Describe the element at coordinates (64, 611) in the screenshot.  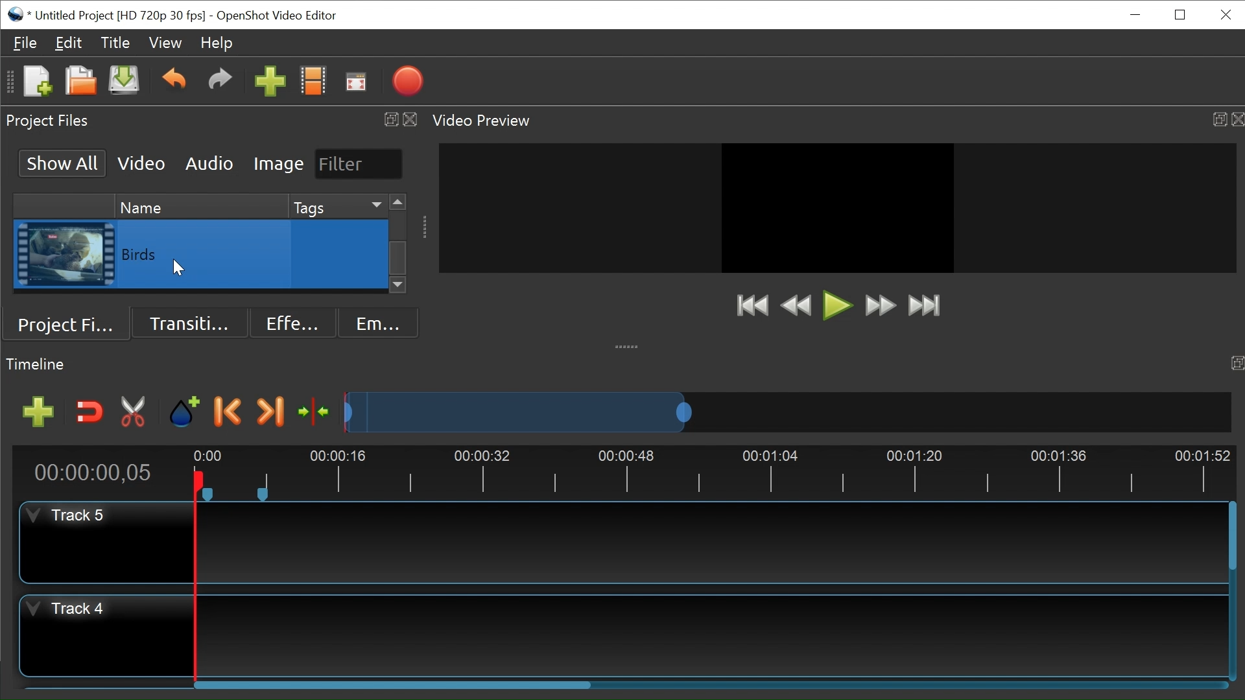
I see `Track Header` at that location.